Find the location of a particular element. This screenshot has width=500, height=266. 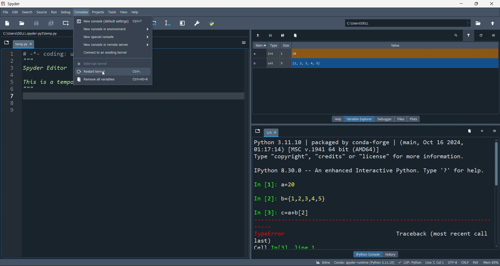

1/A  is located at coordinates (271, 133).